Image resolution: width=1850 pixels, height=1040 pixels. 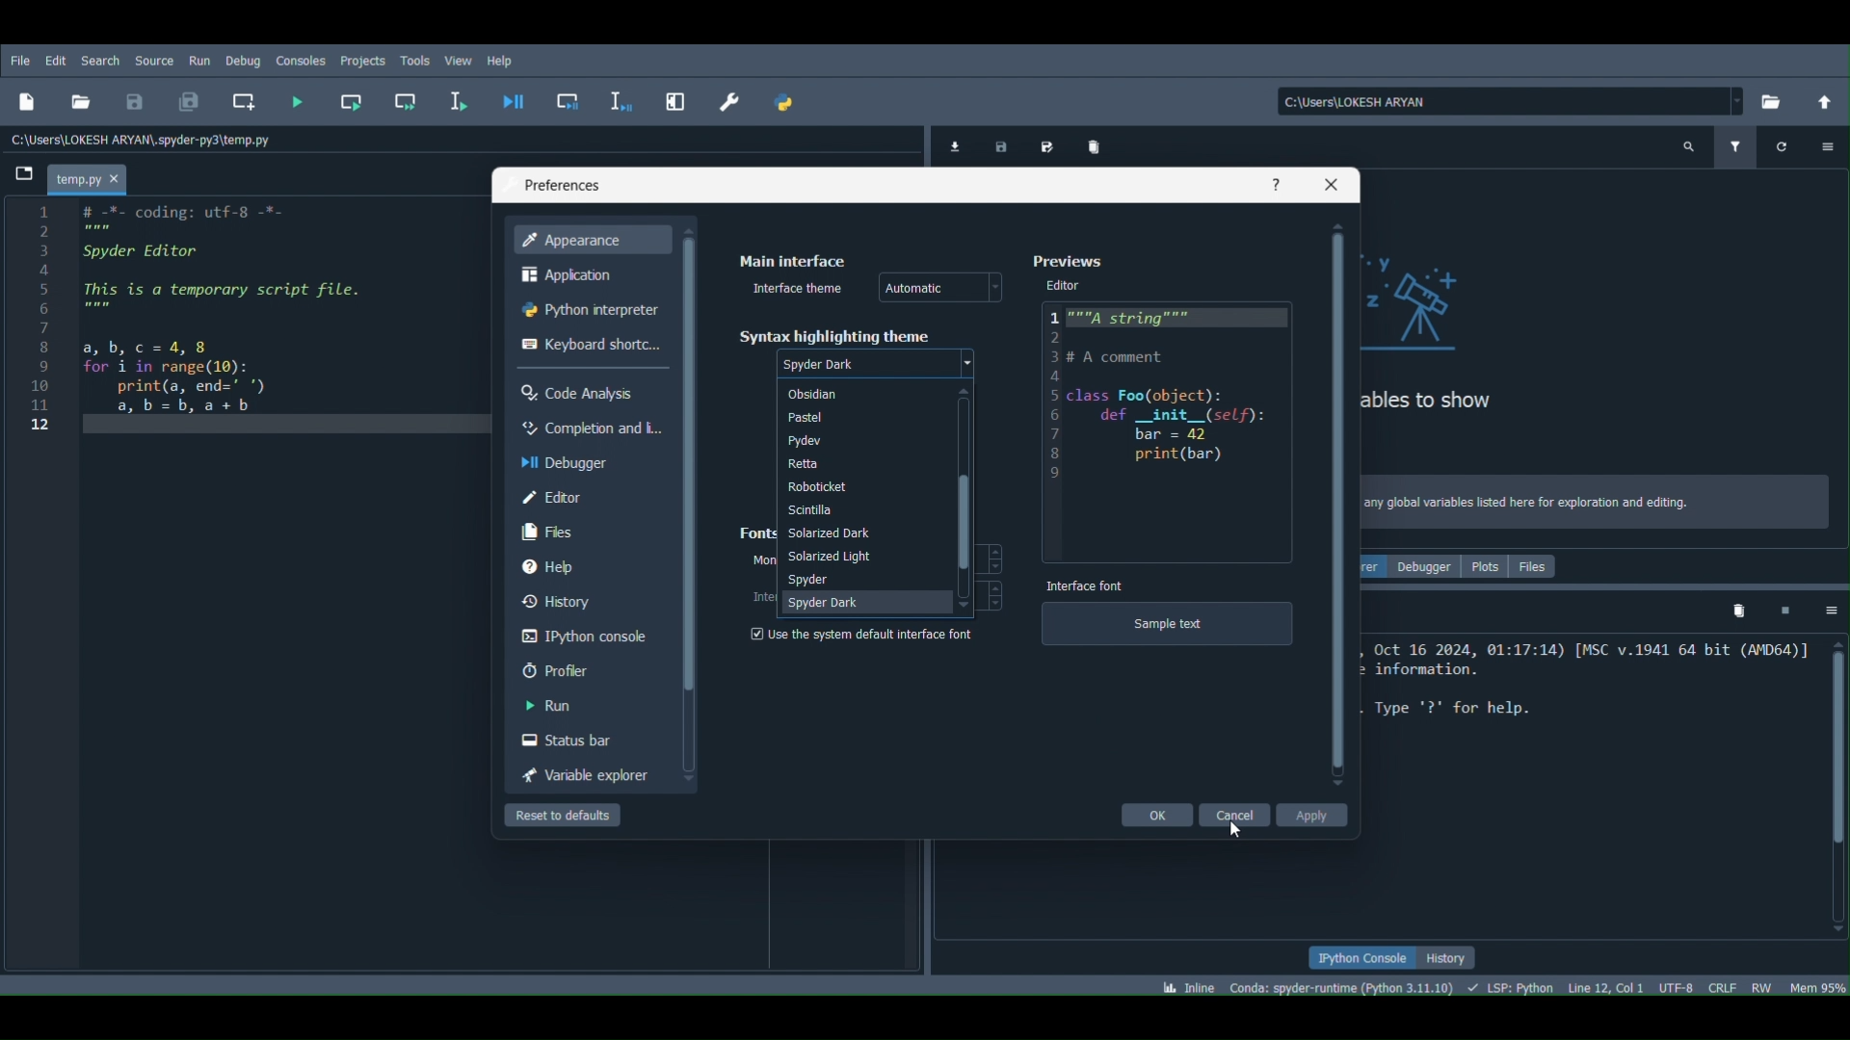 What do you see at coordinates (1277, 182) in the screenshot?
I see `Help` at bounding box center [1277, 182].